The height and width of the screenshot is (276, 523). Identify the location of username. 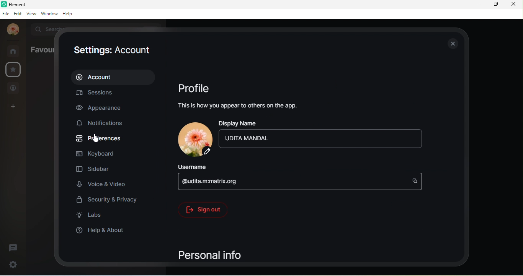
(213, 167).